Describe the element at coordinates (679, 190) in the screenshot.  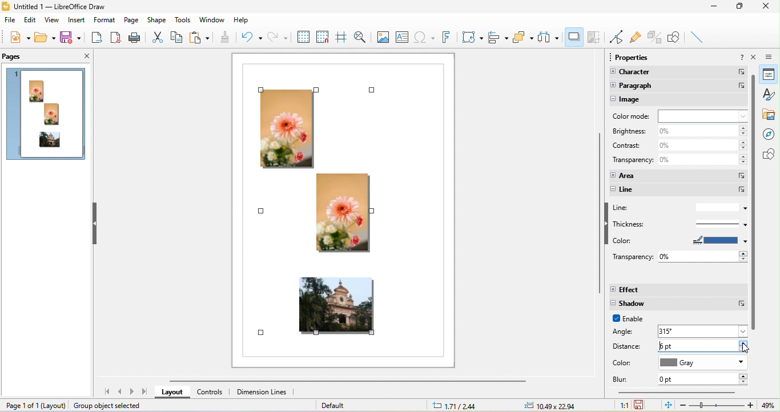
I see `line` at that location.